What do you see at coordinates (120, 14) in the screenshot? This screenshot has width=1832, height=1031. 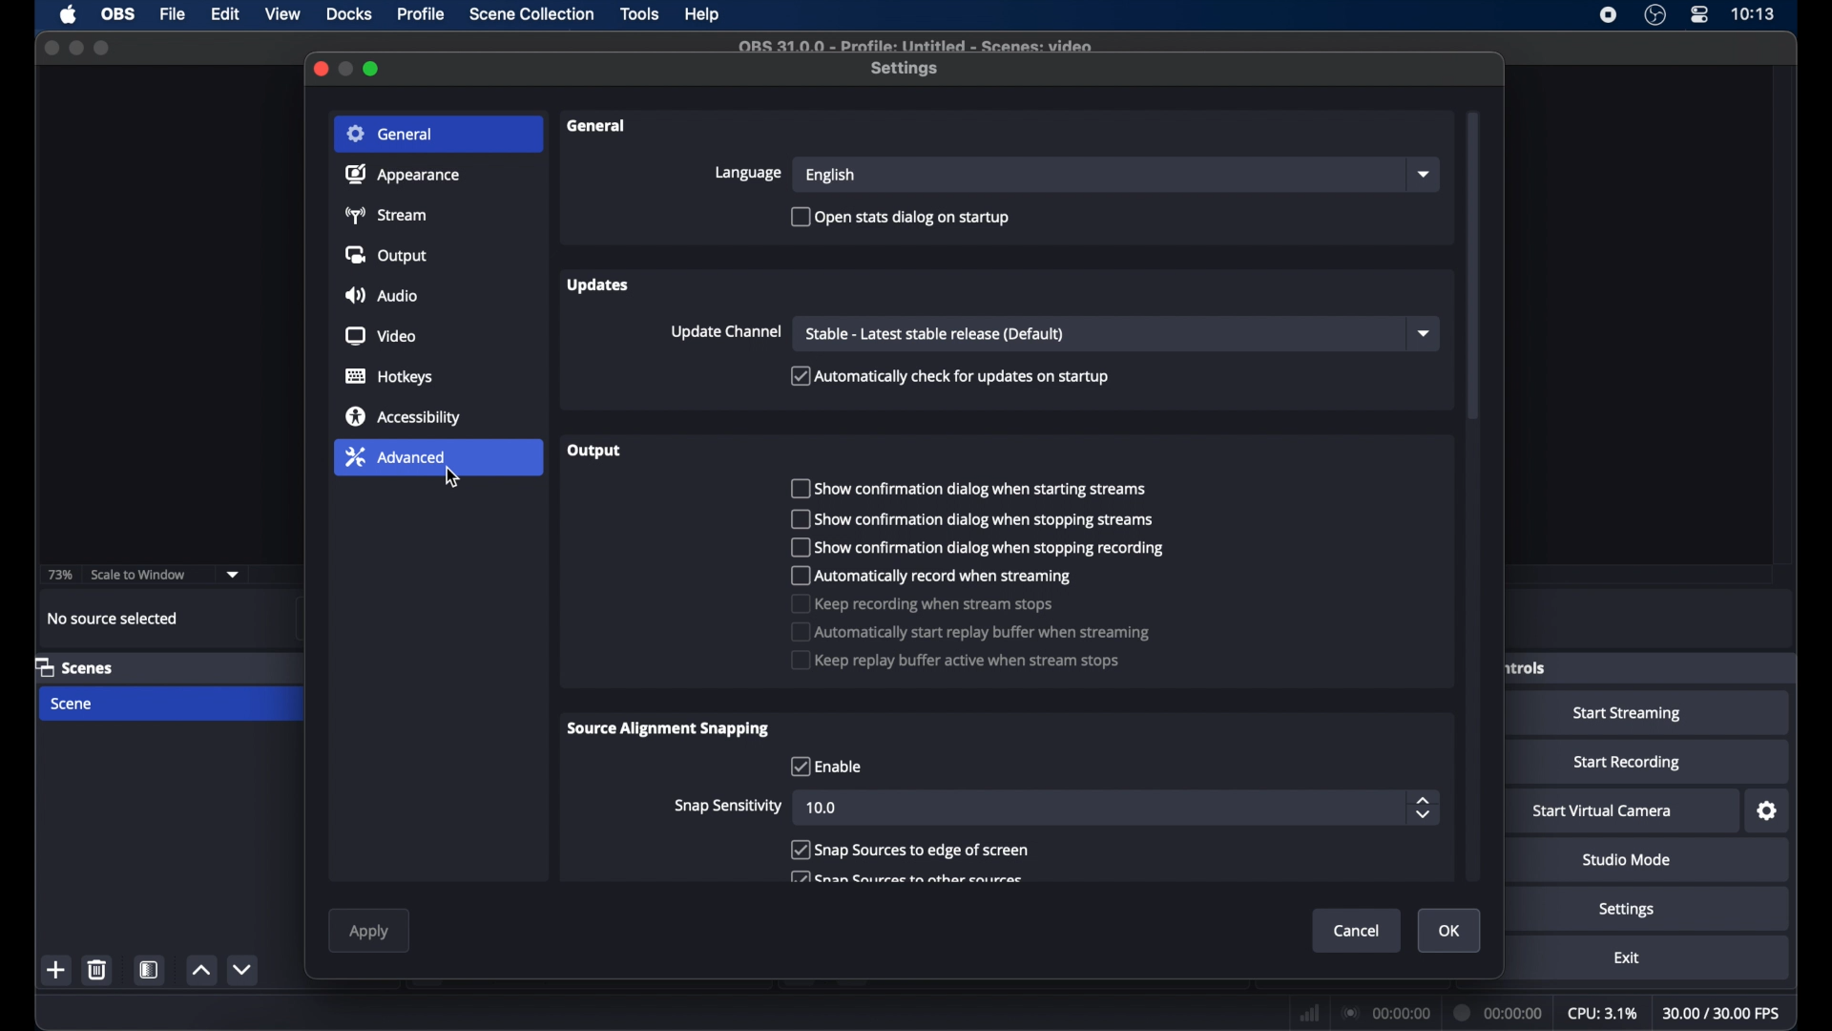 I see `obs` at bounding box center [120, 14].